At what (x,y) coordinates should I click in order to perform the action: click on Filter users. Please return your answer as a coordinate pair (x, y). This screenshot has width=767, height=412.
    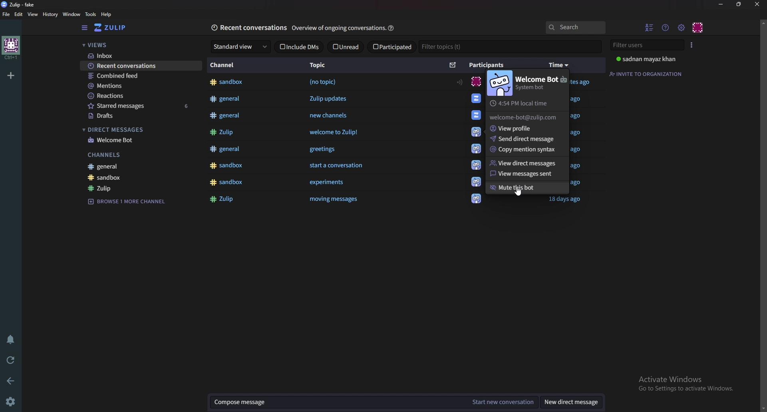
    Looking at the image, I should click on (648, 44).